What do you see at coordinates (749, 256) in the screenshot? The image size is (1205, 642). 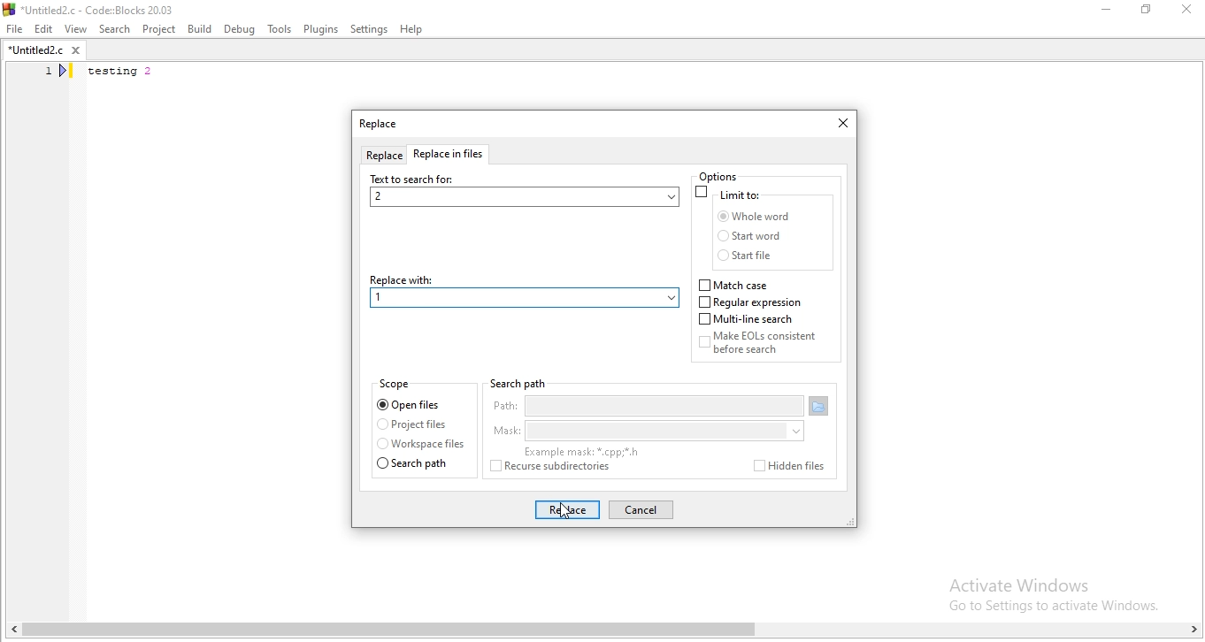 I see `start file` at bounding box center [749, 256].